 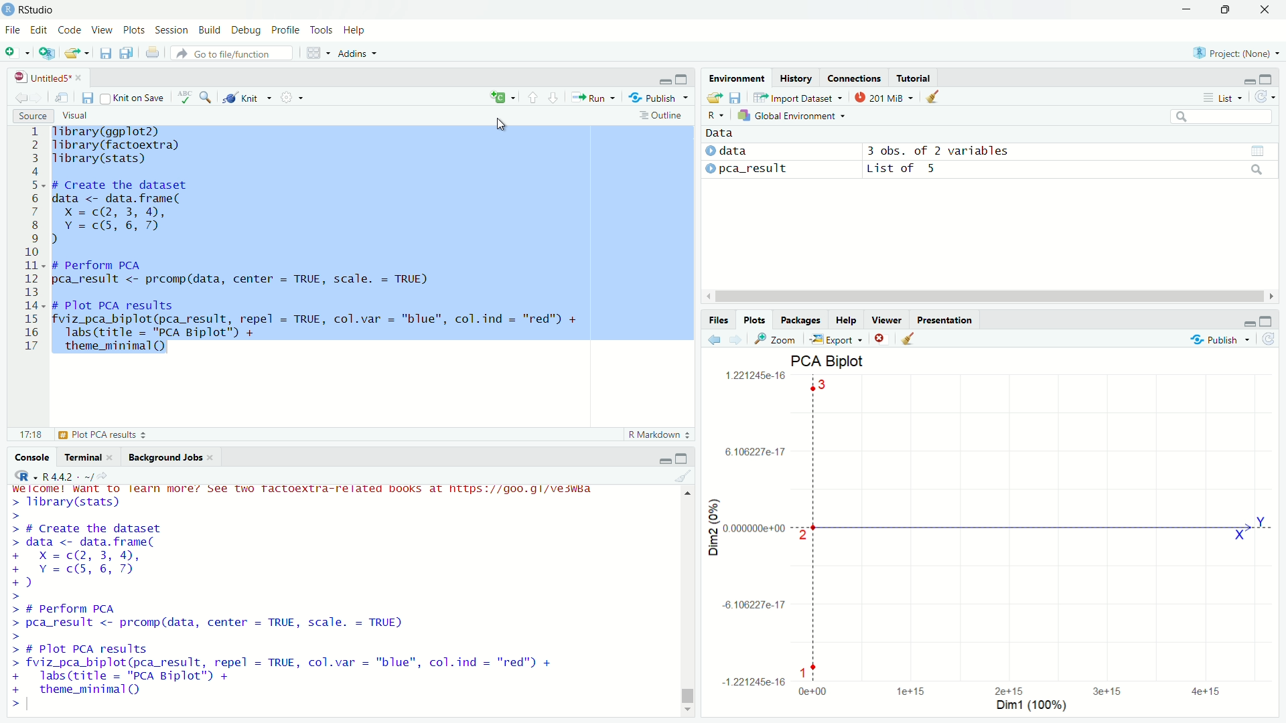 What do you see at coordinates (500, 98) in the screenshot?
I see `language select` at bounding box center [500, 98].